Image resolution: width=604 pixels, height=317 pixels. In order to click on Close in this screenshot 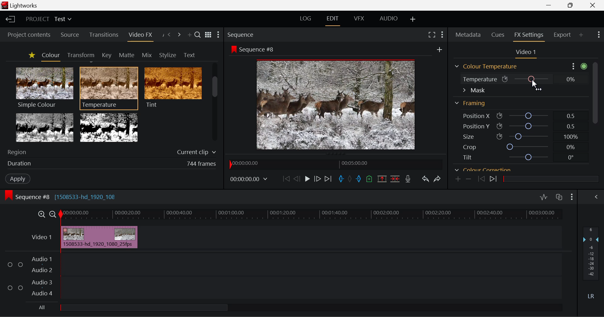, I will do `click(593, 5)`.